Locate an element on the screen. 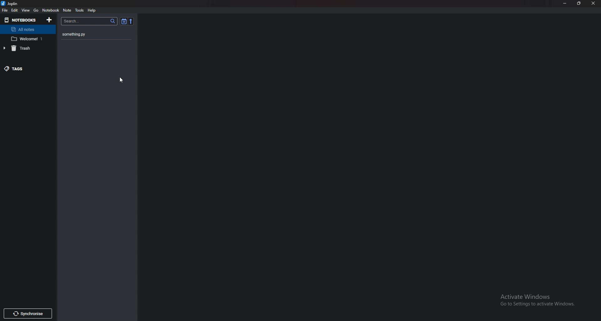 The height and width of the screenshot is (321, 601). joplin is located at coordinates (10, 3).